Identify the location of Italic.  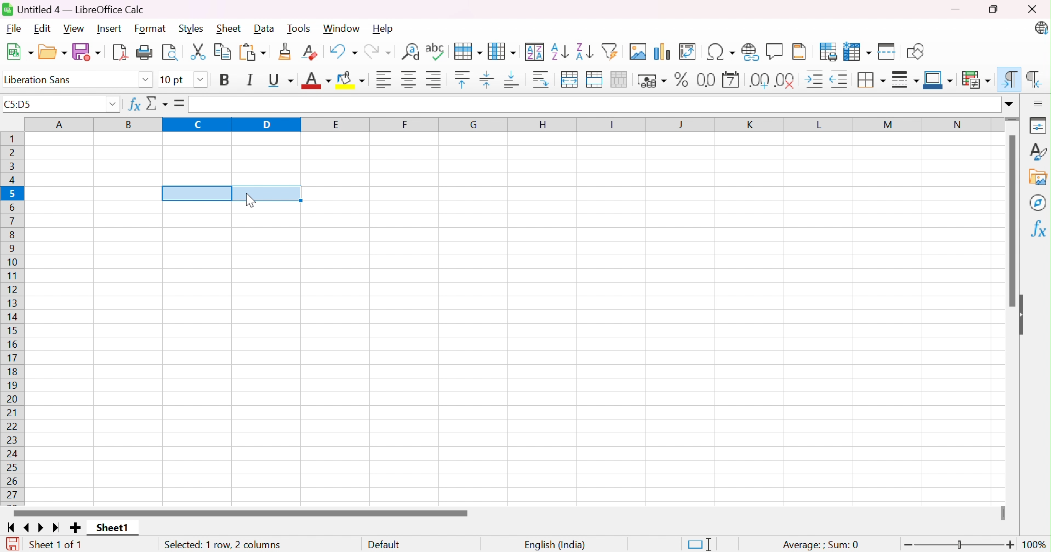
(252, 79).